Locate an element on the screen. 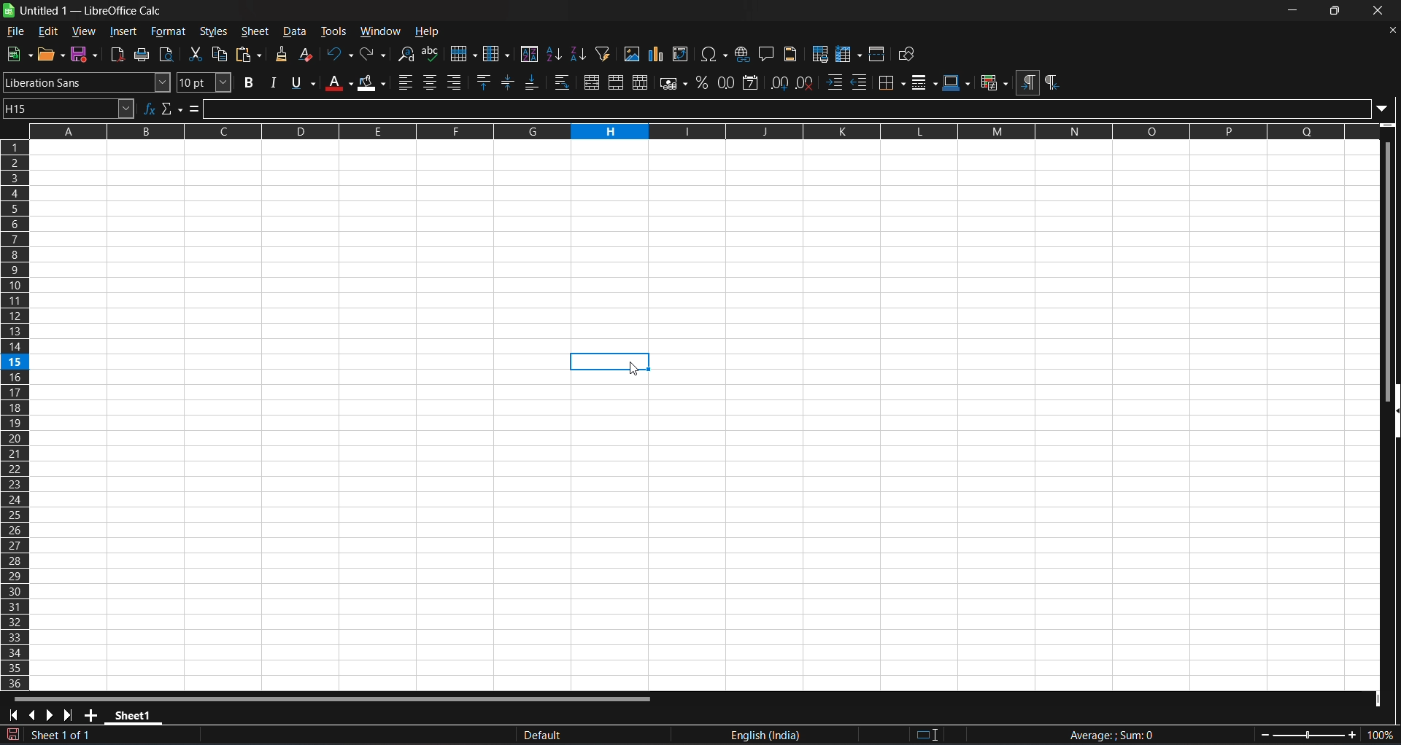  merge and center or unmerge cells depending on the current toggle state is located at coordinates (593, 82).